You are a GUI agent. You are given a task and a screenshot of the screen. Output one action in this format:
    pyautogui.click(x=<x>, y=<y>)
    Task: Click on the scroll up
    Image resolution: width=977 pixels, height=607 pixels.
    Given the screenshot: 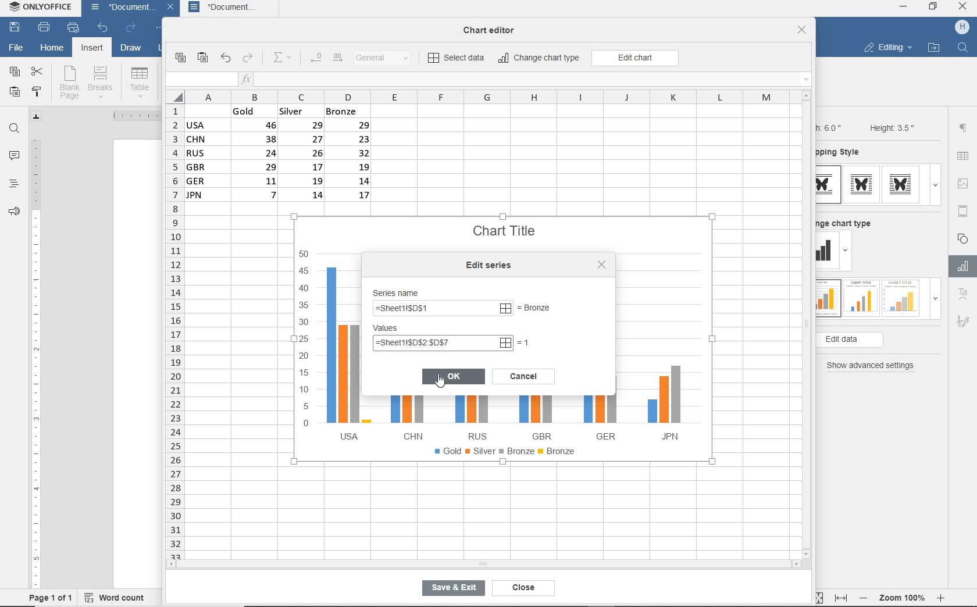 What is the action you would take?
    pyautogui.click(x=807, y=95)
    